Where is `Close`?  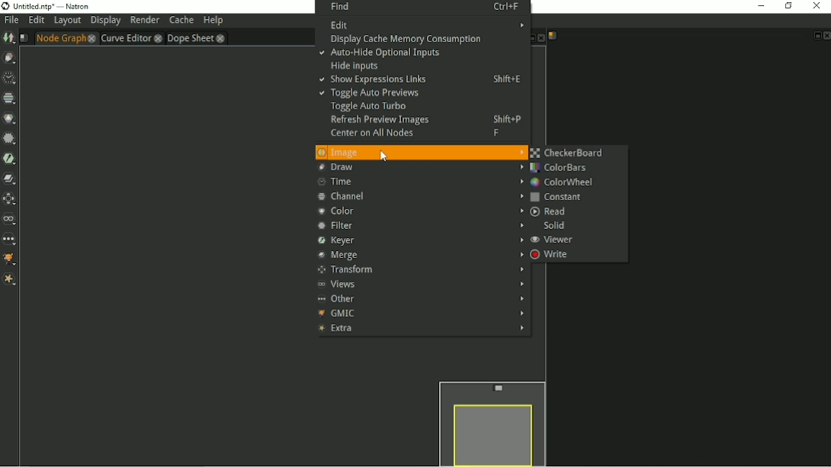 Close is located at coordinates (826, 36).